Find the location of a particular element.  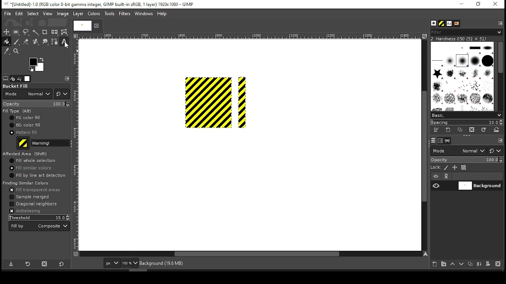

layer visibility is located at coordinates (436, 176).